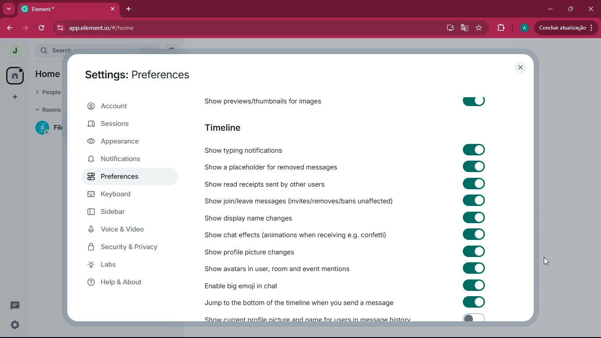 The image size is (601, 338). Describe the element at coordinates (479, 28) in the screenshot. I see `favourite` at that location.